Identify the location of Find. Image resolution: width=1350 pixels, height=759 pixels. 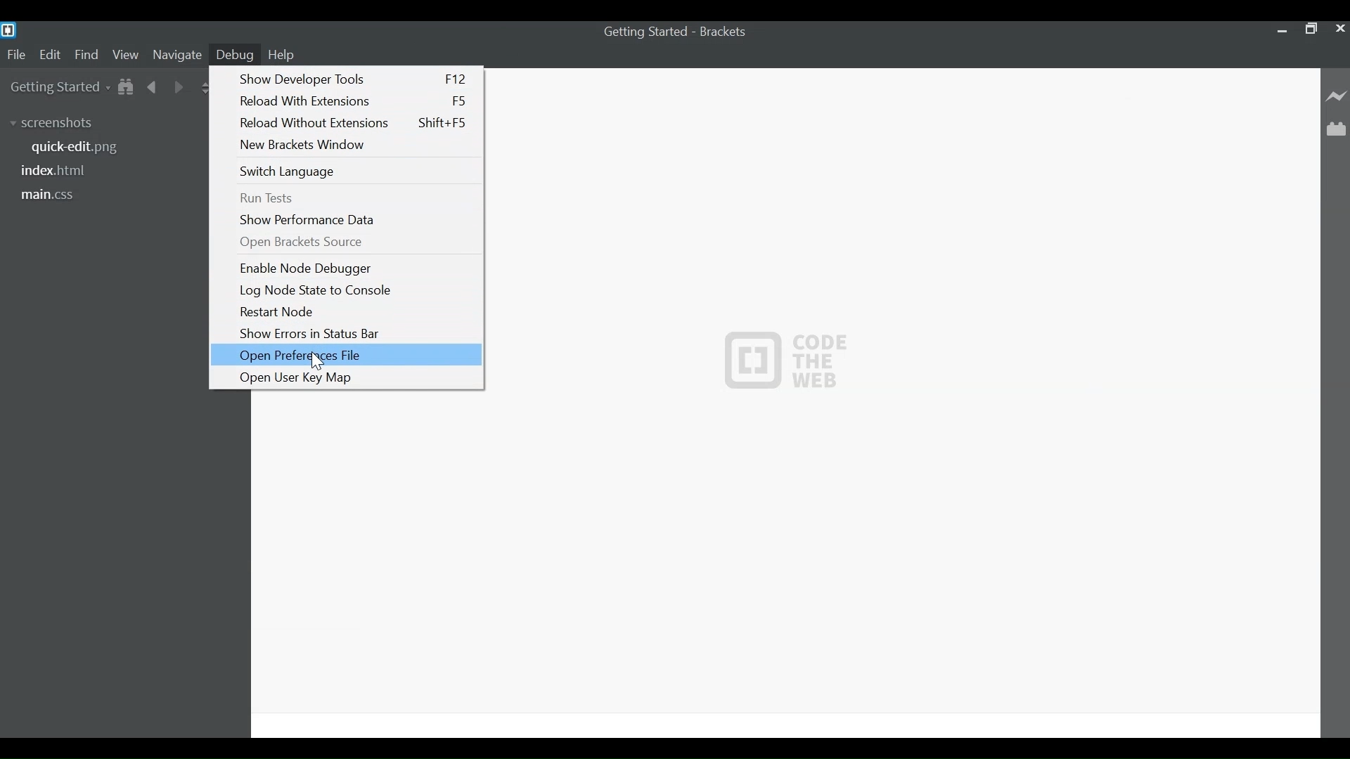
(89, 56).